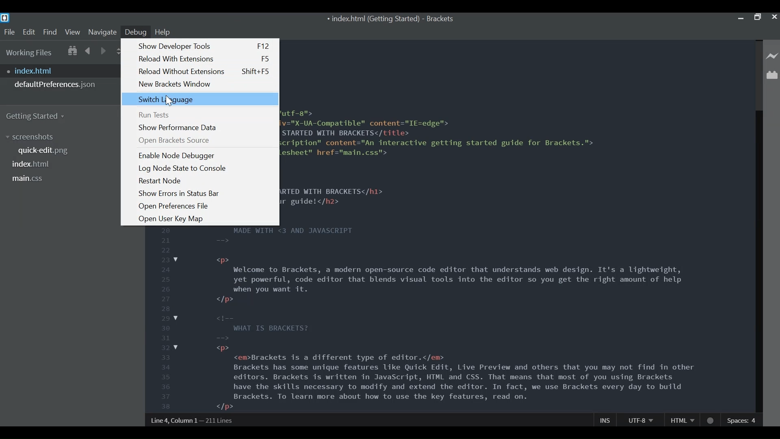 This screenshot has height=439, width=780. Describe the element at coordinates (170, 102) in the screenshot. I see `Cursor on Switch Language` at that location.